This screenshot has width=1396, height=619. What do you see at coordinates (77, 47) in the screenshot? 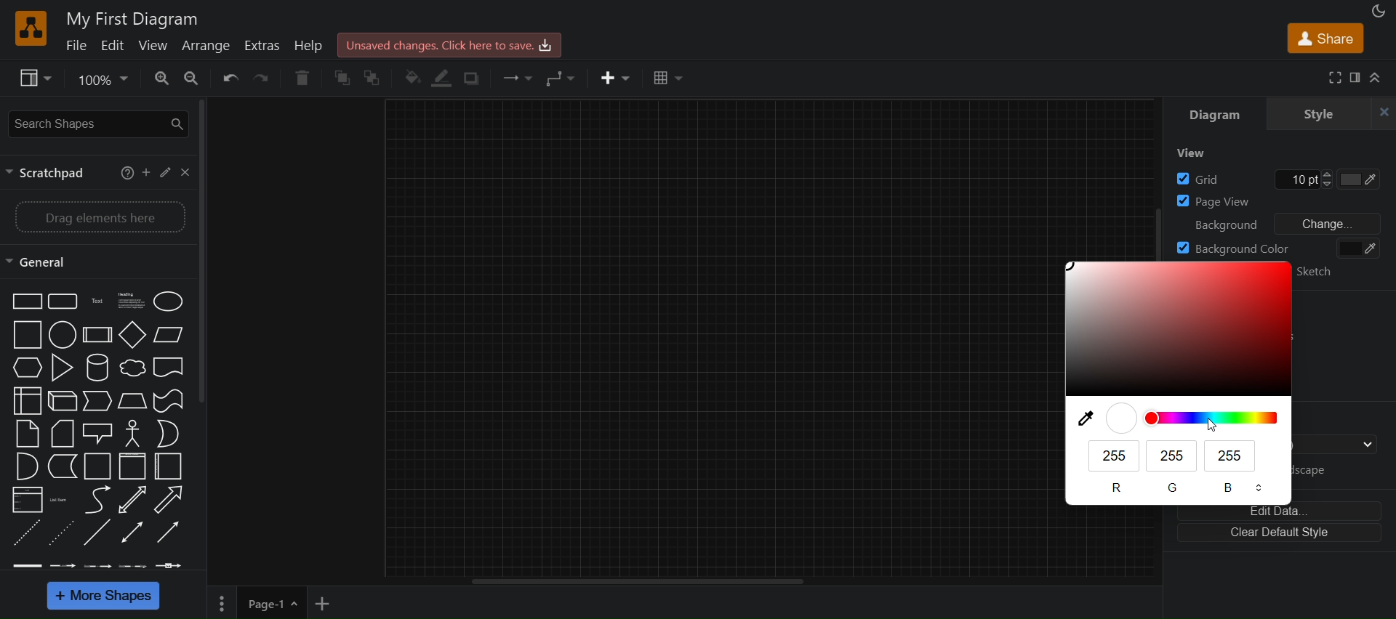
I see `file` at bounding box center [77, 47].